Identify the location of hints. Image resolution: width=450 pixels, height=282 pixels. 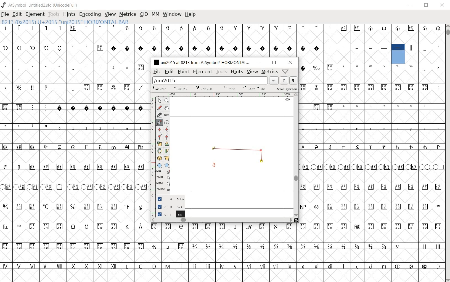
(237, 73).